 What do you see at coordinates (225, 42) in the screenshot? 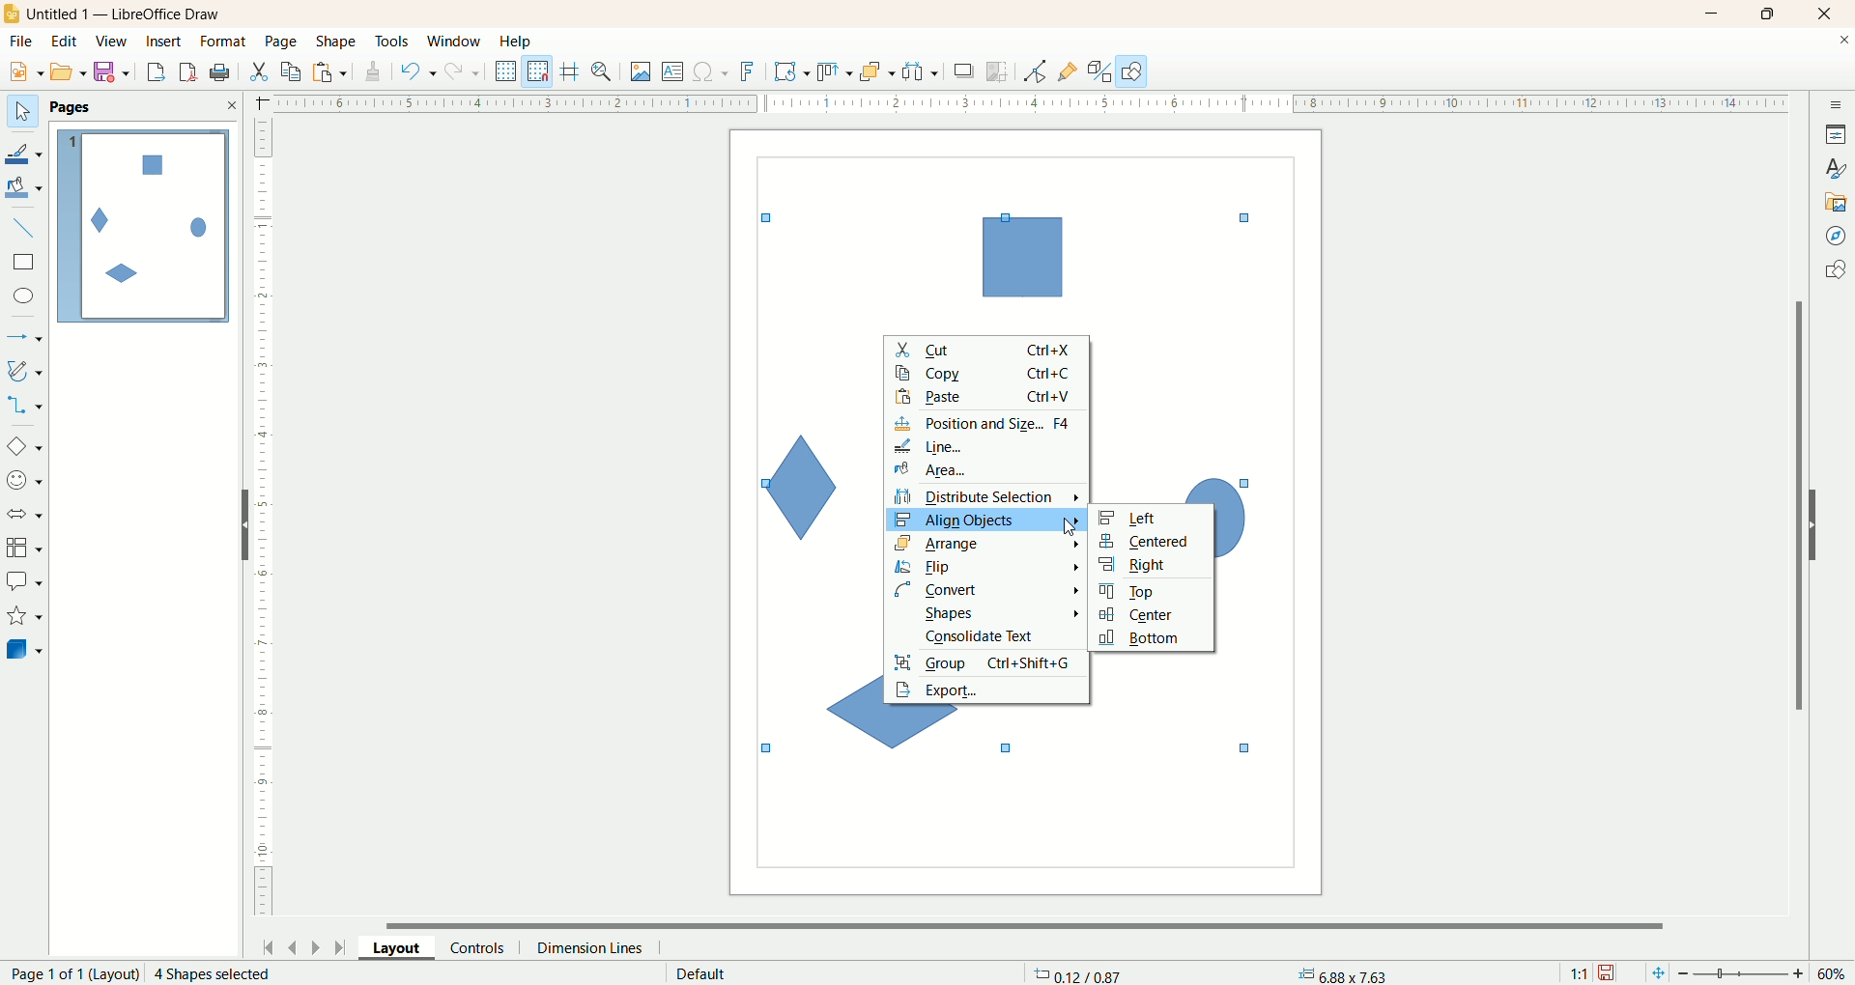
I see `format` at bounding box center [225, 42].